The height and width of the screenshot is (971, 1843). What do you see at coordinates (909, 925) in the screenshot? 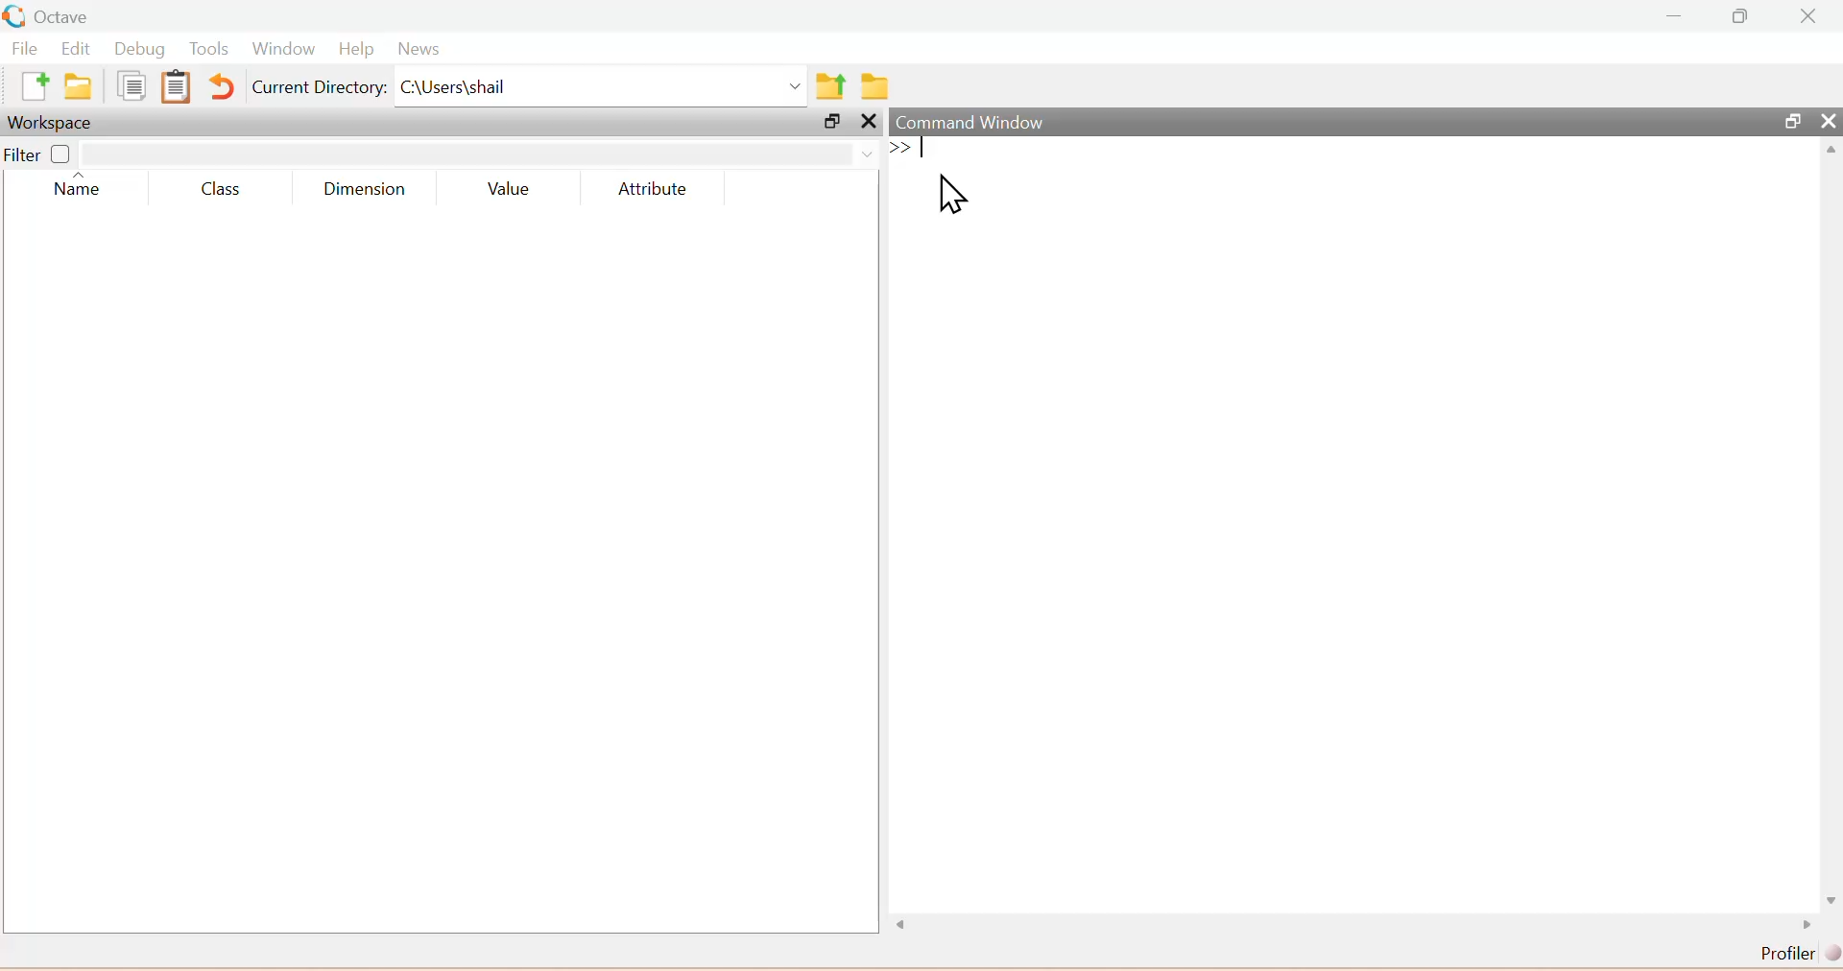
I see `` at bounding box center [909, 925].